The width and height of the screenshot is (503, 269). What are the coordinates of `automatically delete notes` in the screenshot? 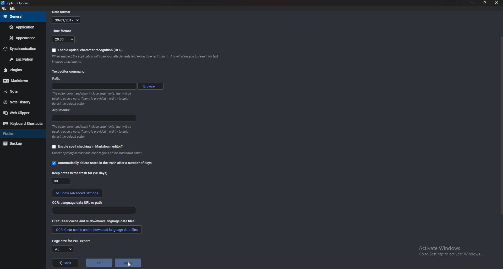 It's located at (105, 164).